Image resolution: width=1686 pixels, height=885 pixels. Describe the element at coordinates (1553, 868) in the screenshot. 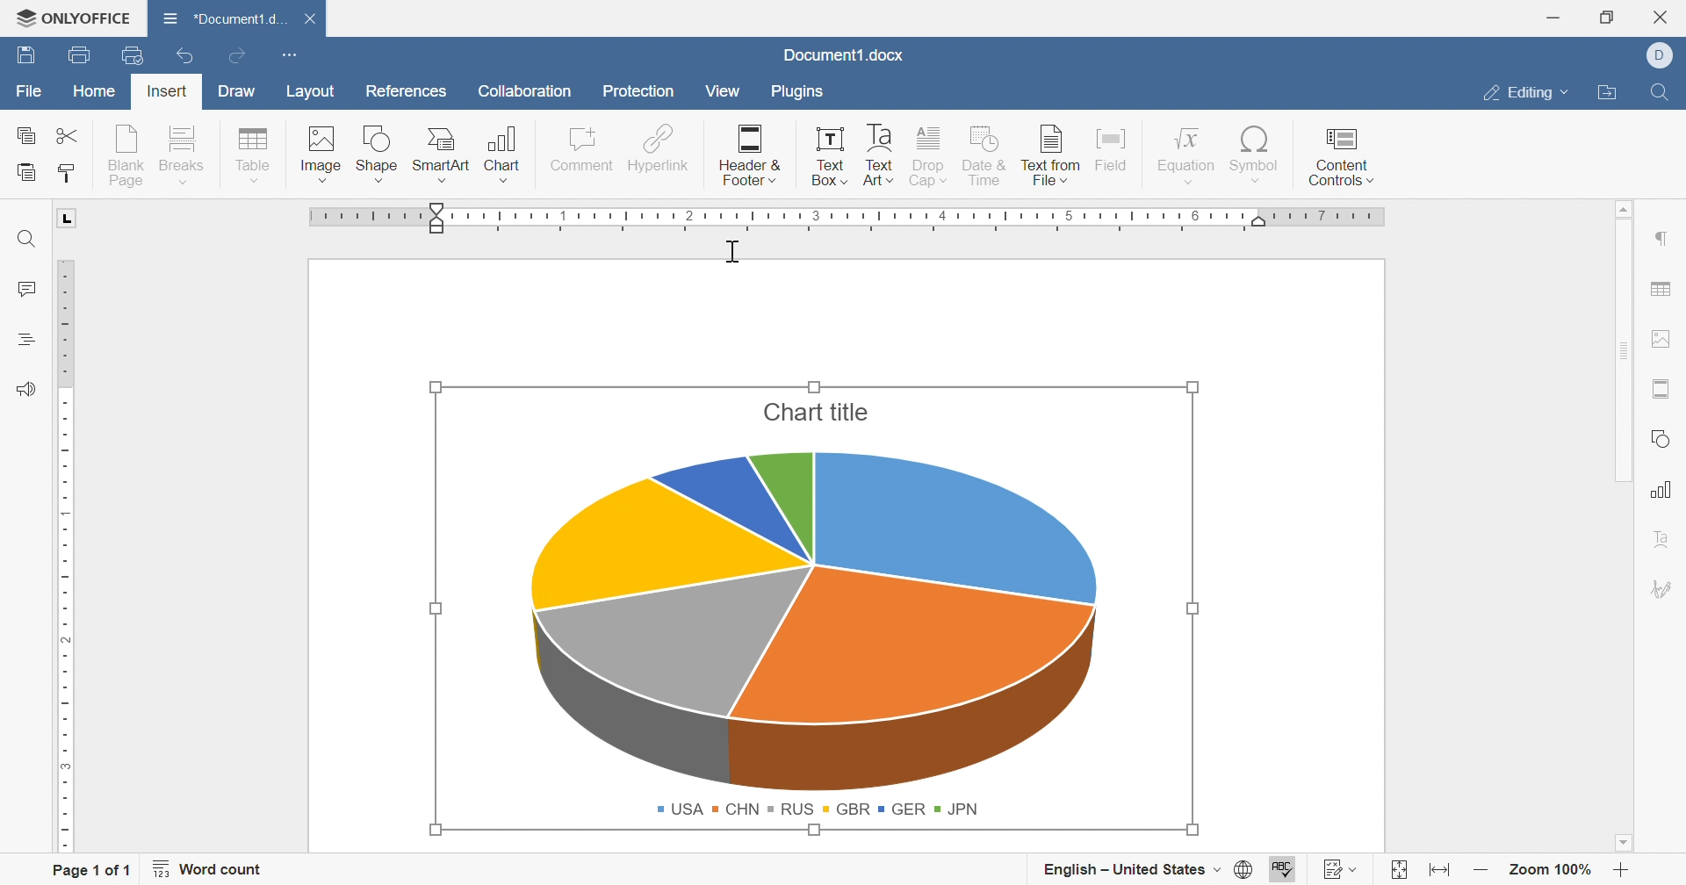

I see `Zoom 100%` at that location.